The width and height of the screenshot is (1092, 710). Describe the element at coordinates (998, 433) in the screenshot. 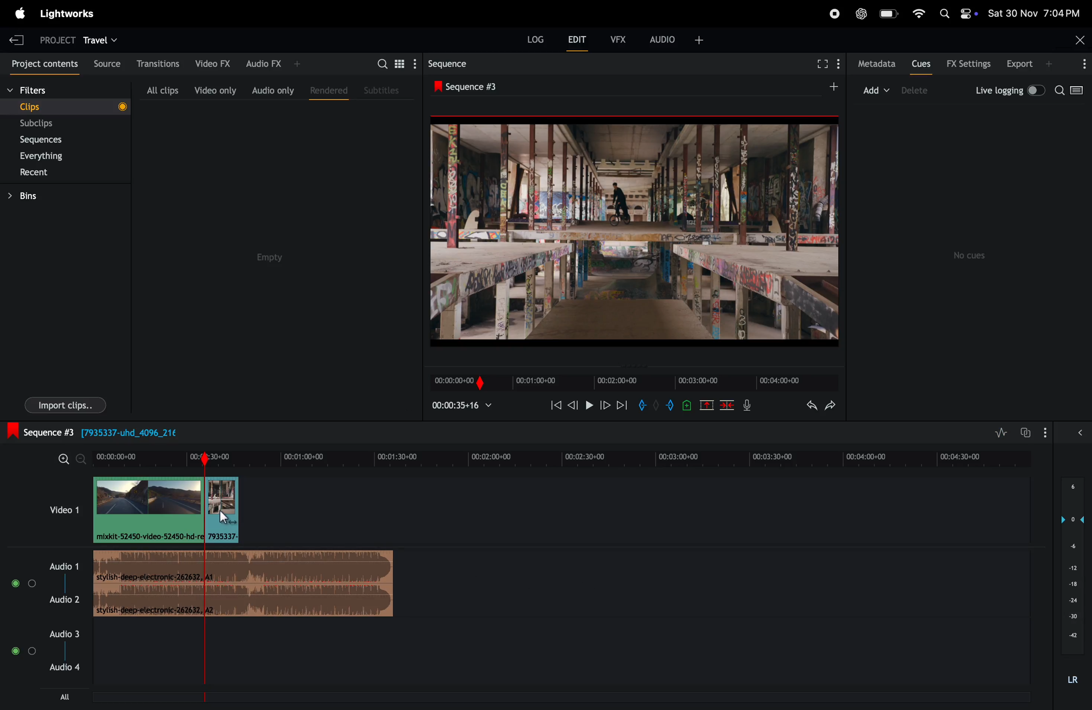

I see `toggle audio editing levels` at that location.